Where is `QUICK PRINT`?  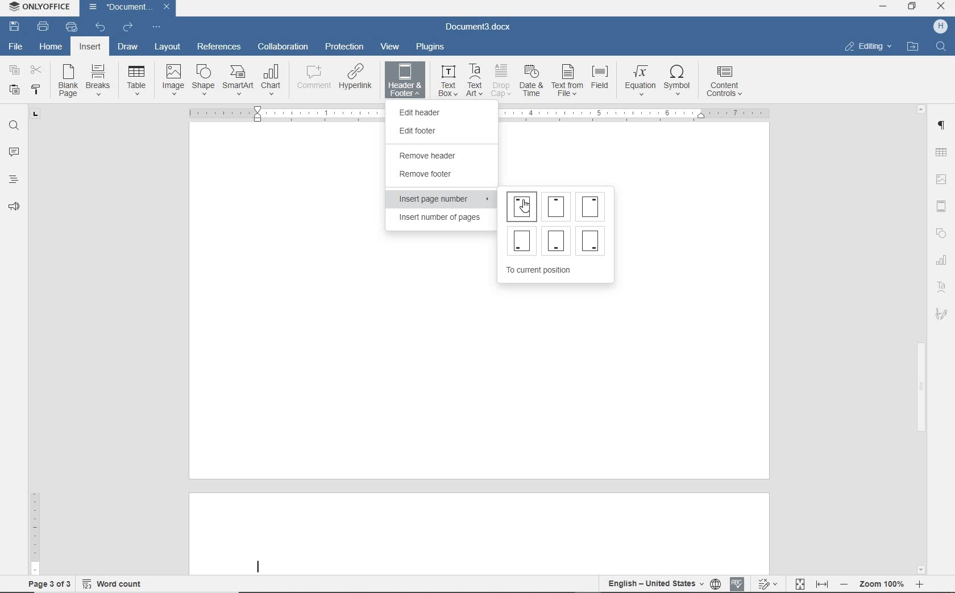
QUICK PRINT is located at coordinates (73, 27).